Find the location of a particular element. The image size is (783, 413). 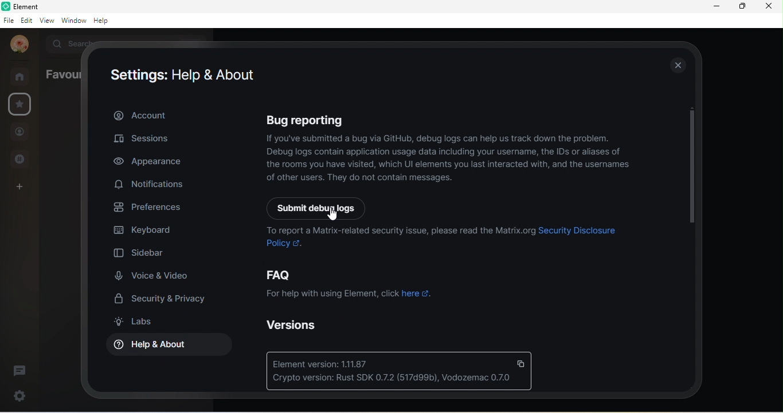

thread is located at coordinates (19, 370).